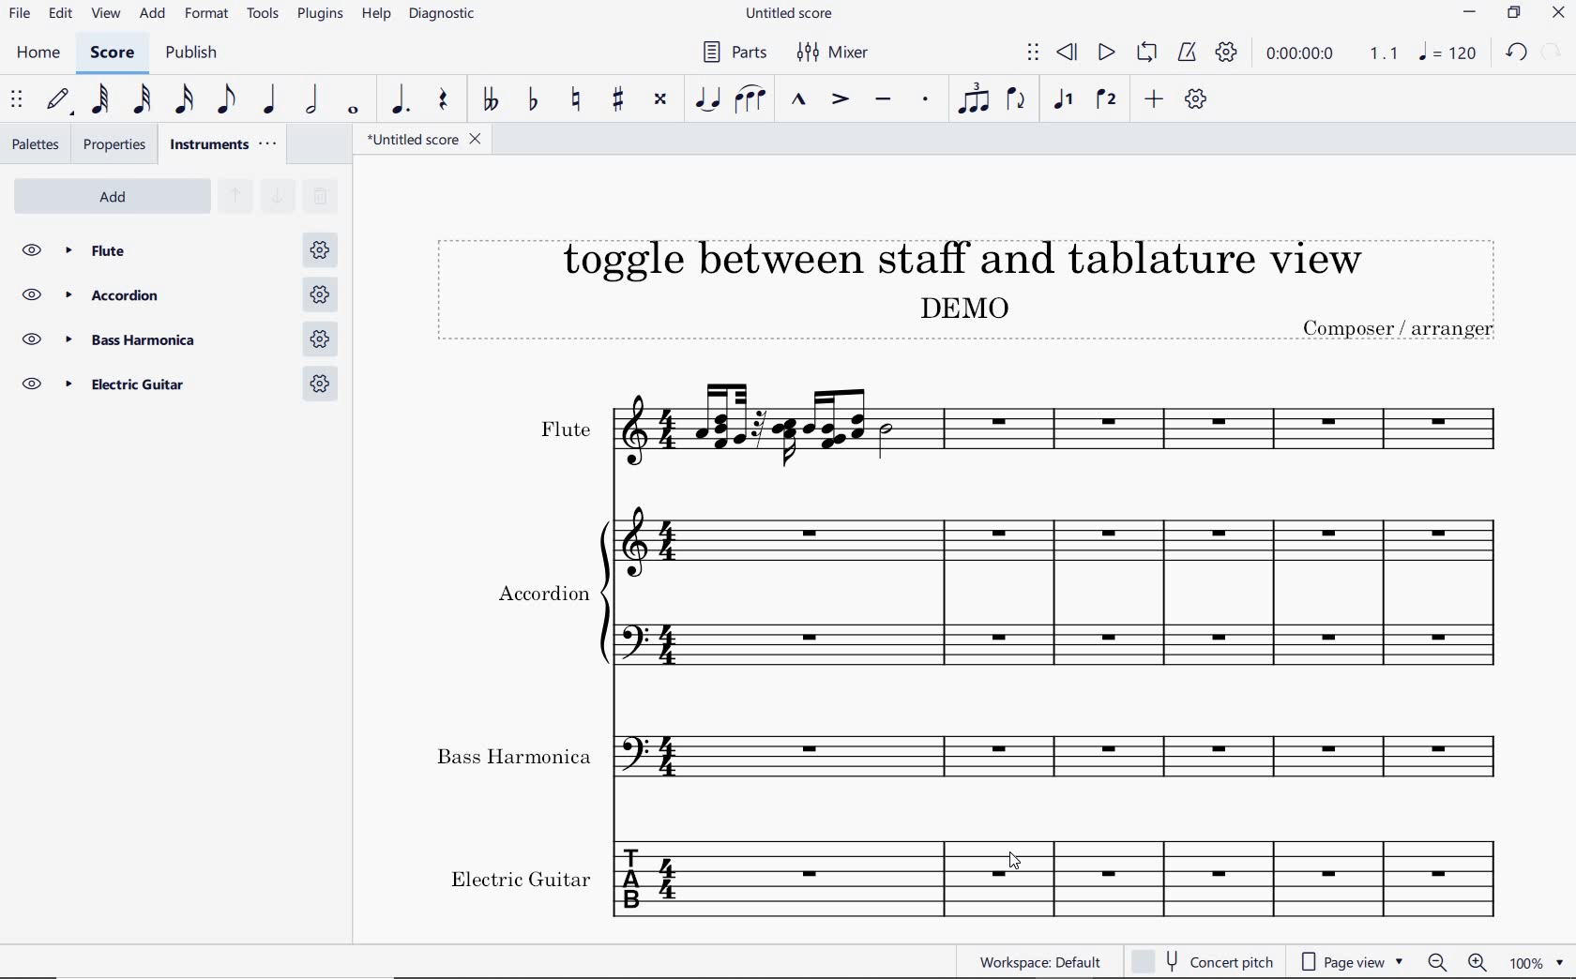  Describe the element at coordinates (114, 144) in the screenshot. I see `properties` at that location.